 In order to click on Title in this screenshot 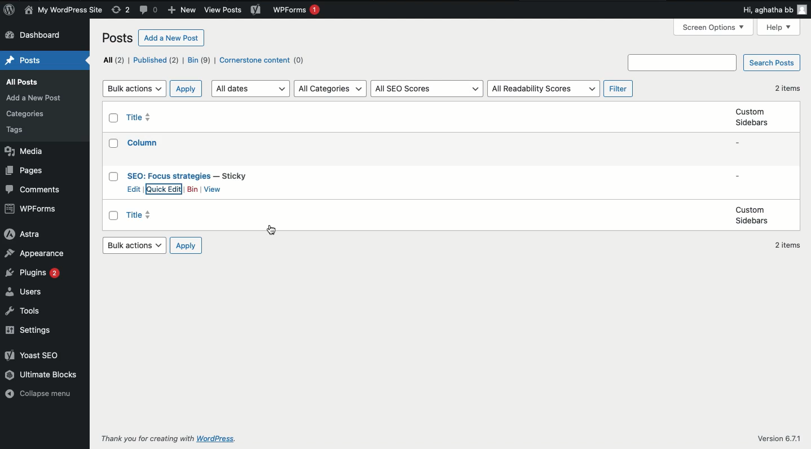, I will do `click(144, 142)`.